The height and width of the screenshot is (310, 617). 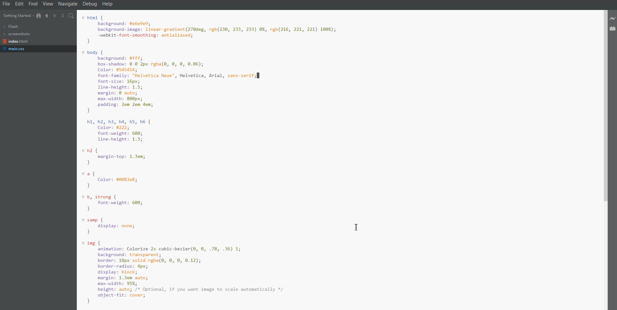 I want to click on Live Preview, so click(x=613, y=19).